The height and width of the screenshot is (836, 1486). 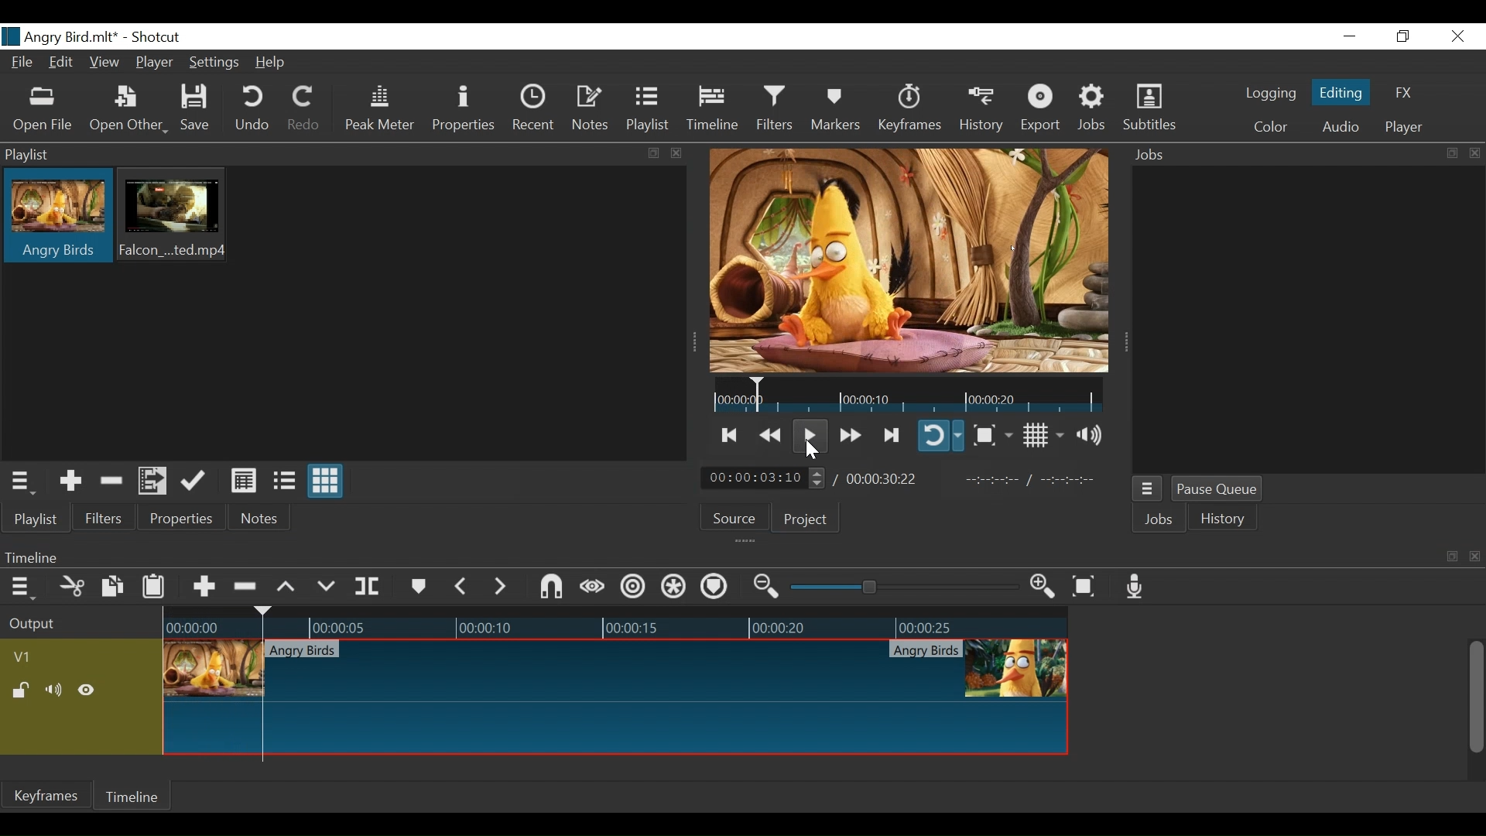 What do you see at coordinates (154, 481) in the screenshot?
I see `Add files to the playlist` at bounding box center [154, 481].